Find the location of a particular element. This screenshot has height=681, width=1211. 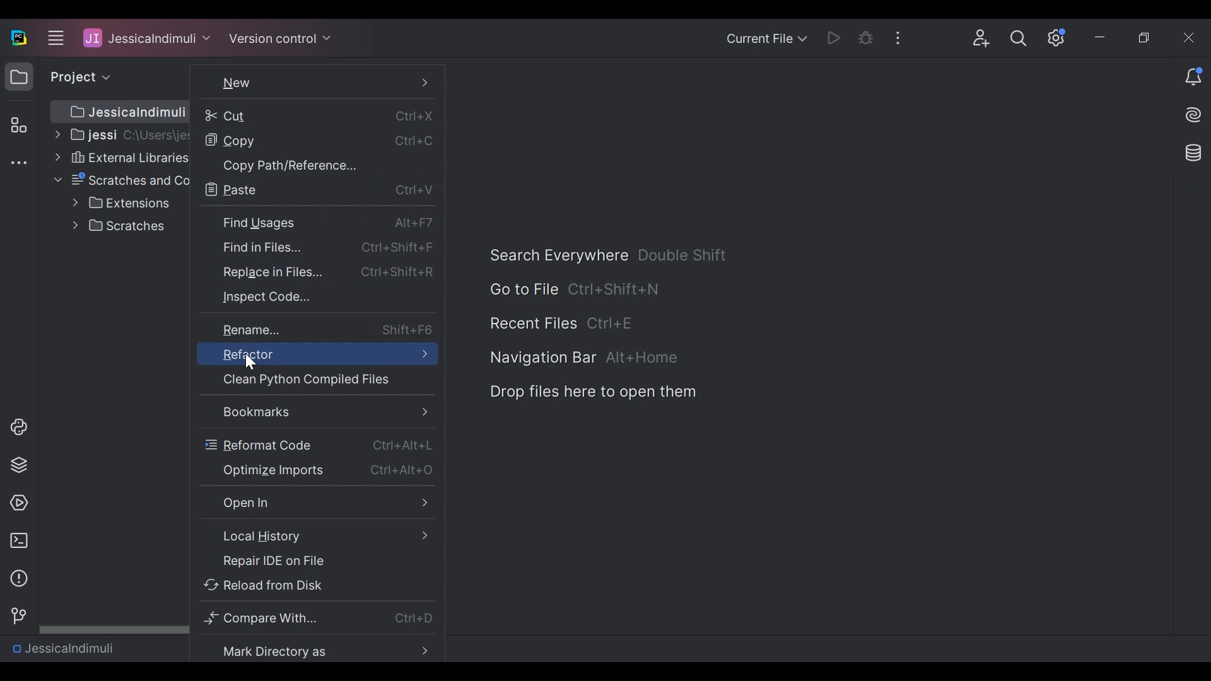

Go To files is located at coordinates (522, 289).